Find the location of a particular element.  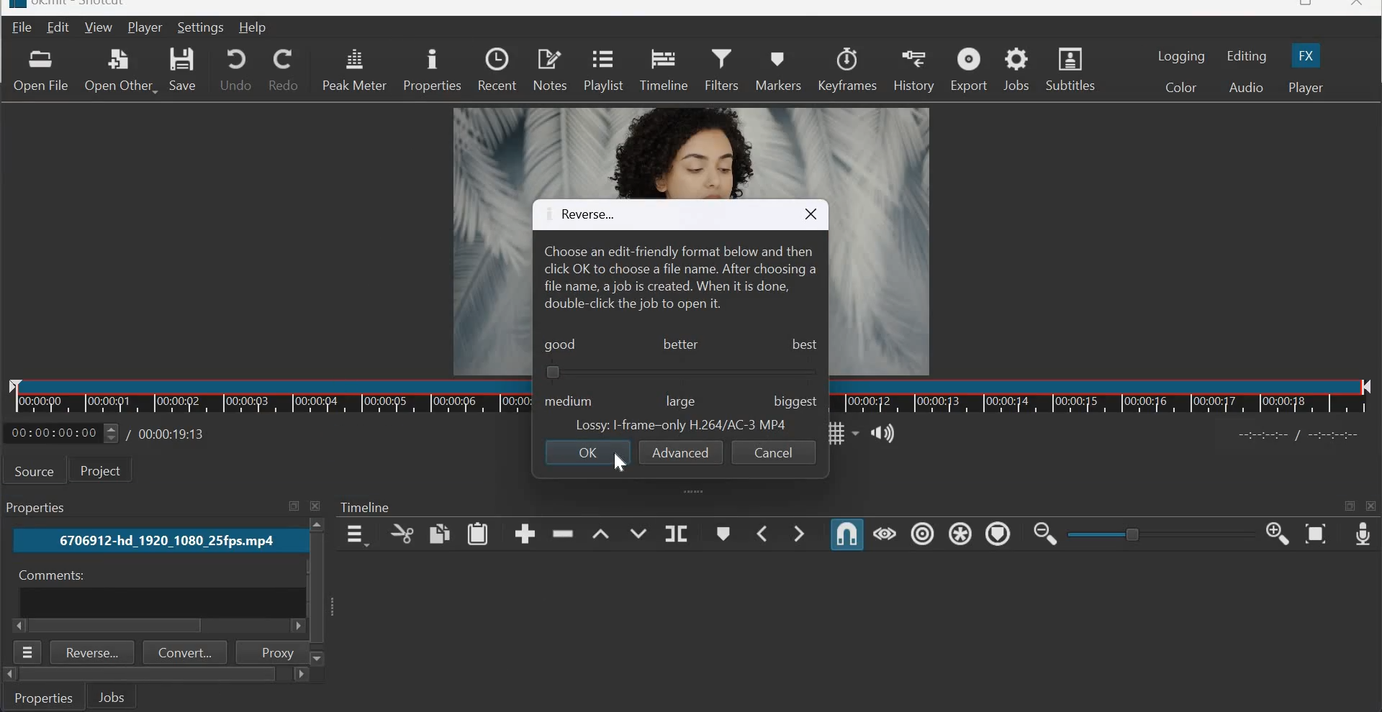

Markers is located at coordinates (780, 70).